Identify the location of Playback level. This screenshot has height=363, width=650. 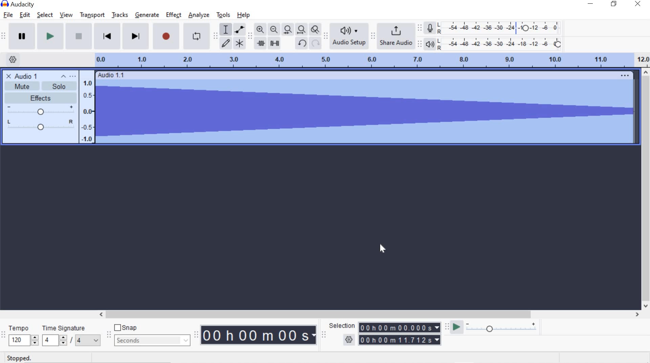
(501, 44).